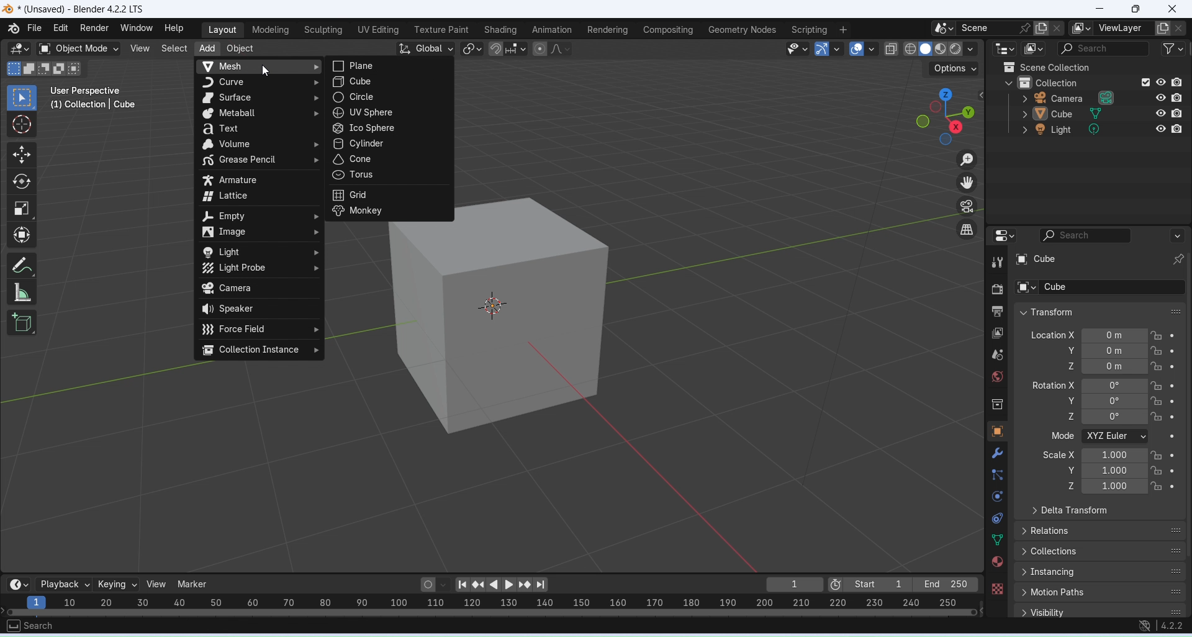 Image resolution: width=1192 pixels, height=637 pixels. What do you see at coordinates (1163, 30) in the screenshot?
I see `add layer` at bounding box center [1163, 30].